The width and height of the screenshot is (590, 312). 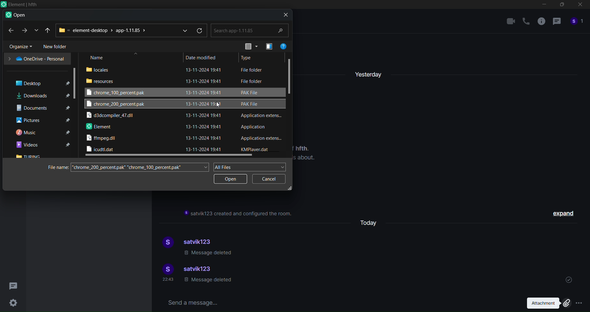 What do you see at coordinates (249, 58) in the screenshot?
I see `type` at bounding box center [249, 58].